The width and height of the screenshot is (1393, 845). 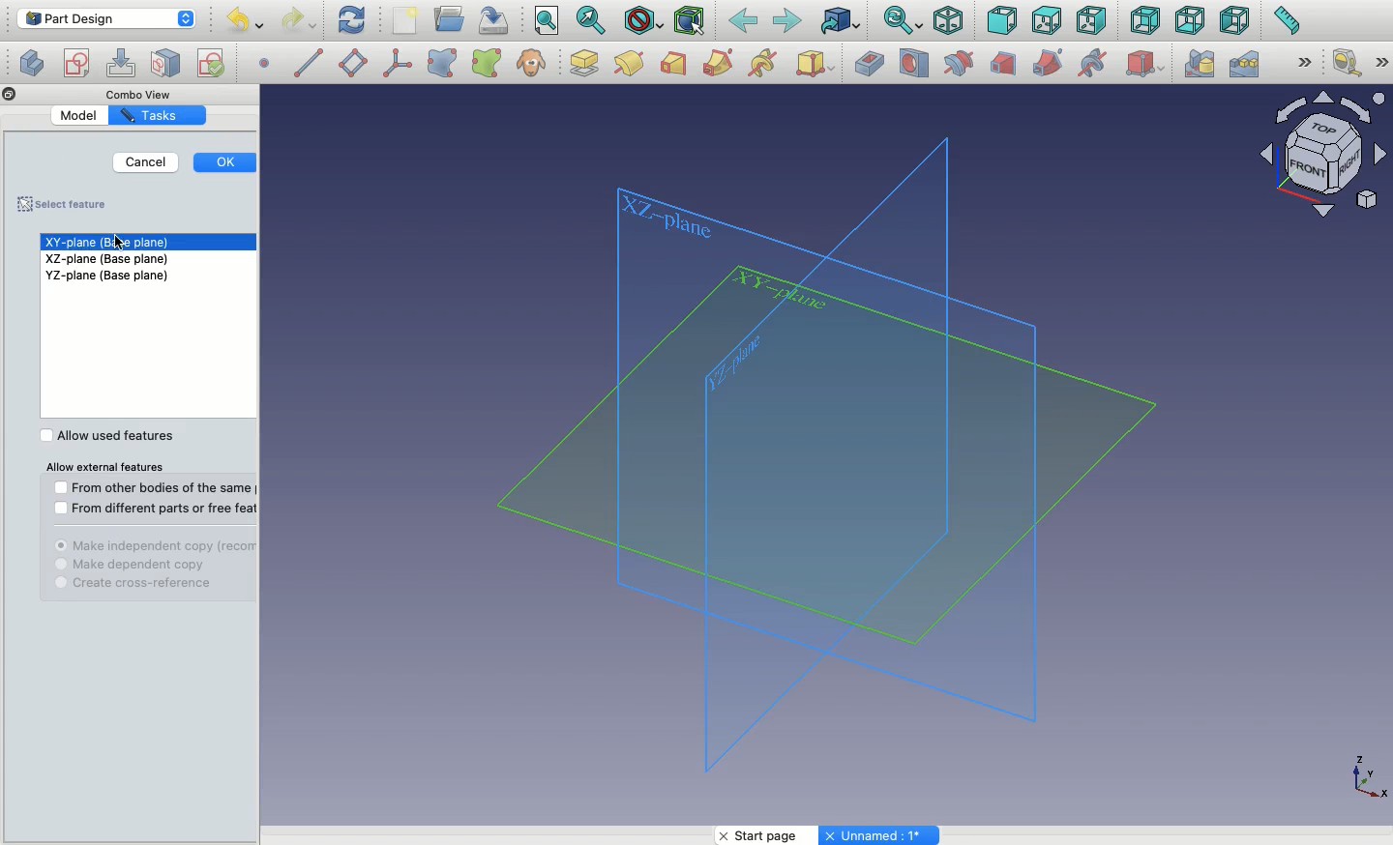 What do you see at coordinates (80, 116) in the screenshot?
I see `Model` at bounding box center [80, 116].